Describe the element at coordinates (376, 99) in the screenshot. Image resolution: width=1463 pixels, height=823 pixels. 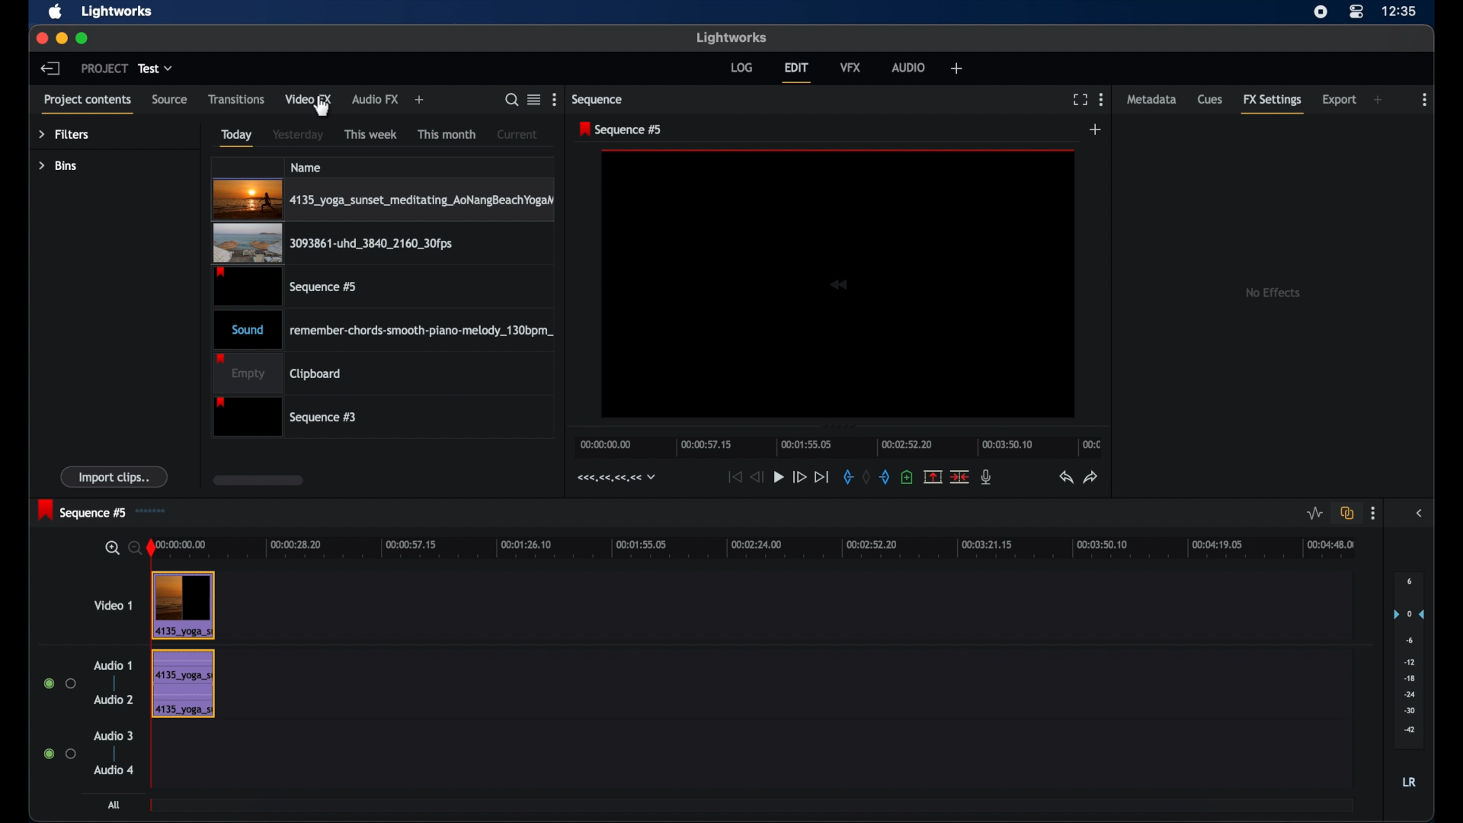
I see `audio fx` at that location.